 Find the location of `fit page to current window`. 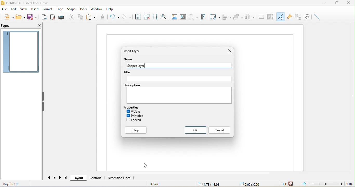

fit page to current window is located at coordinates (303, 184).